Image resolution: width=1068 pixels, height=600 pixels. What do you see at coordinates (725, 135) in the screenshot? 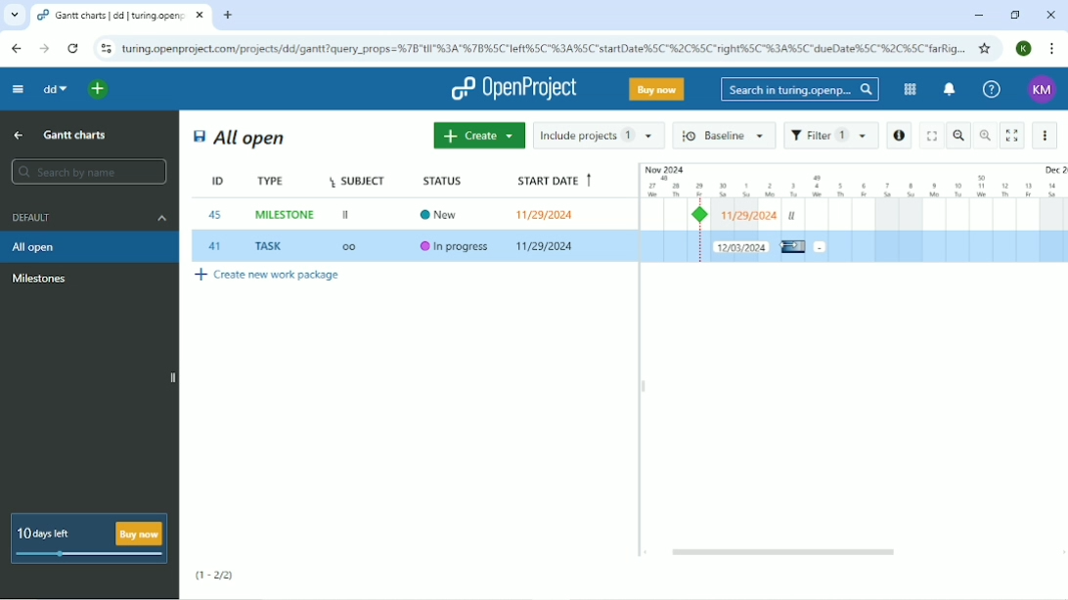
I see `Baseline` at bounding box center [725, 135].